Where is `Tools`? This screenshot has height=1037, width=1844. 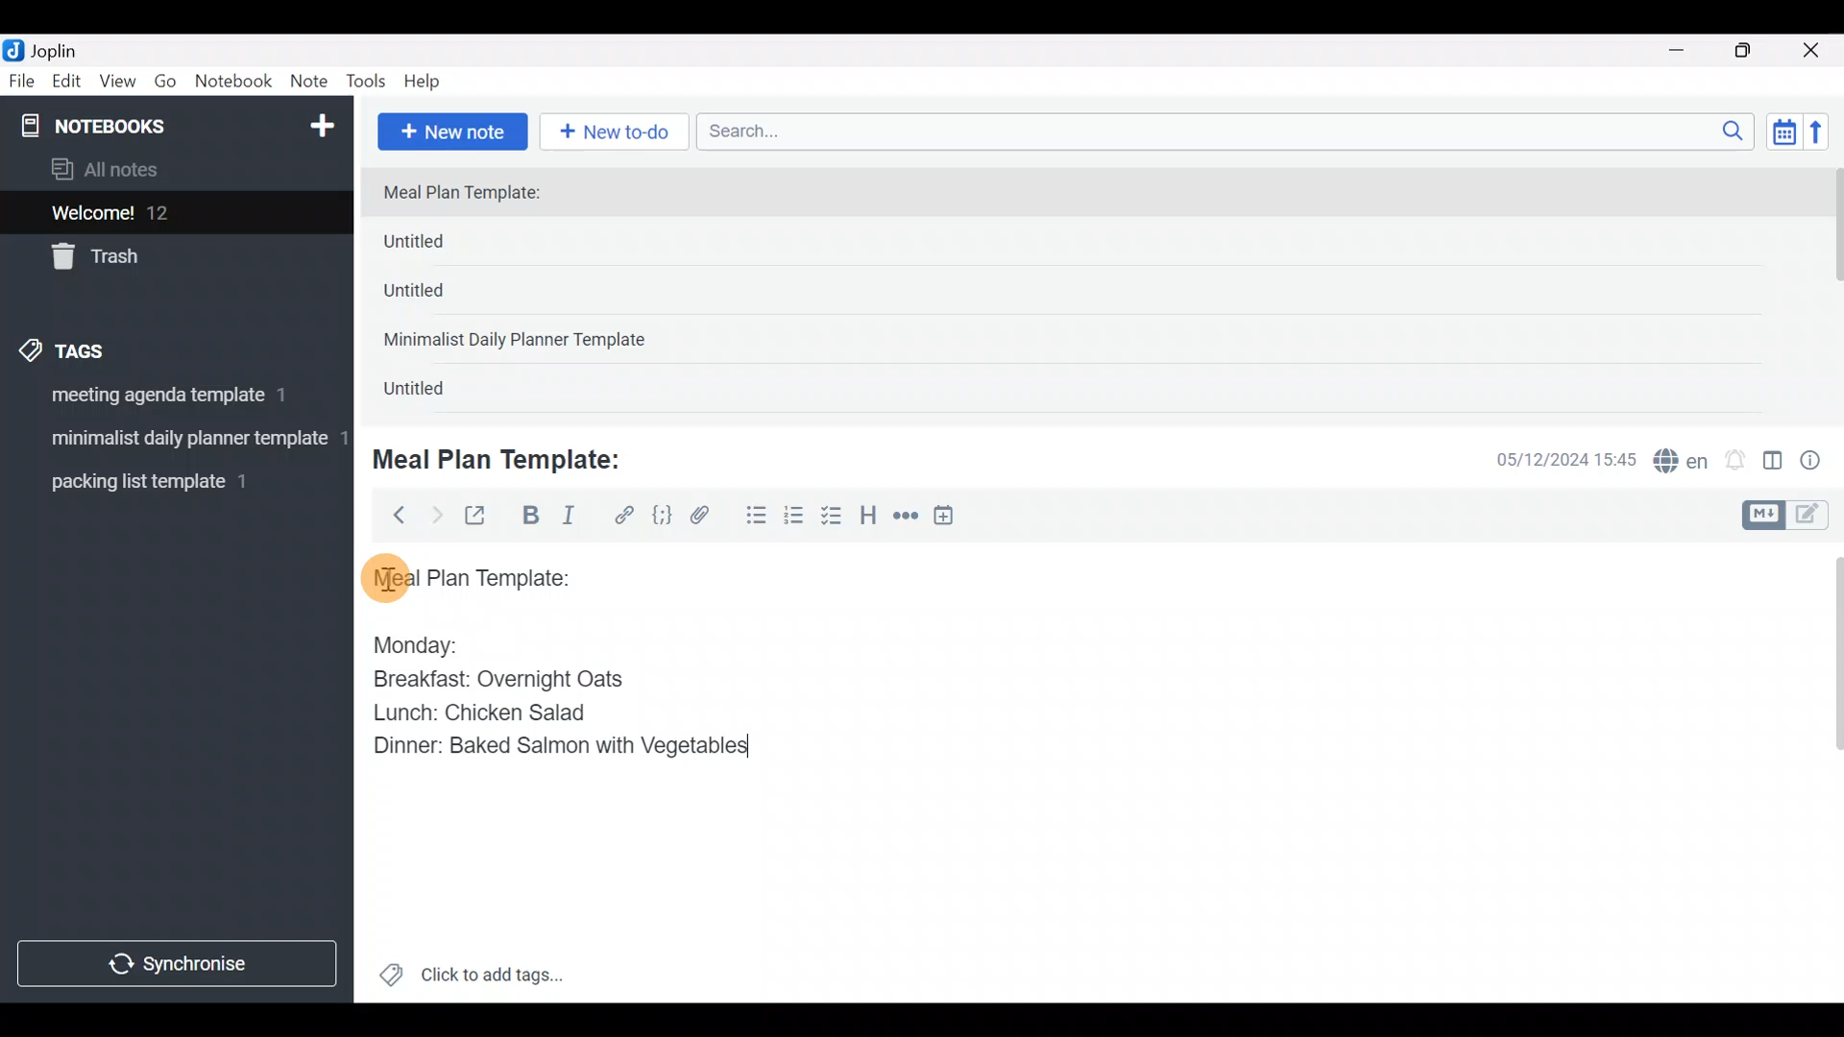
Tools is located at coordinates (367, 83).